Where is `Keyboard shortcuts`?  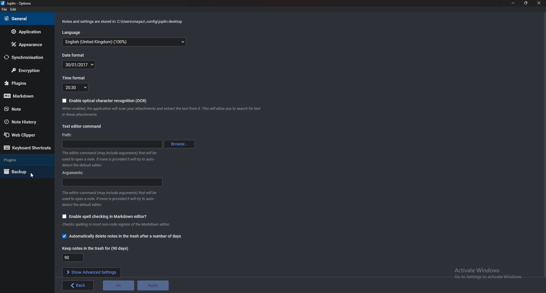
Keyboard shortcuts is located at coordinates (27, 148).